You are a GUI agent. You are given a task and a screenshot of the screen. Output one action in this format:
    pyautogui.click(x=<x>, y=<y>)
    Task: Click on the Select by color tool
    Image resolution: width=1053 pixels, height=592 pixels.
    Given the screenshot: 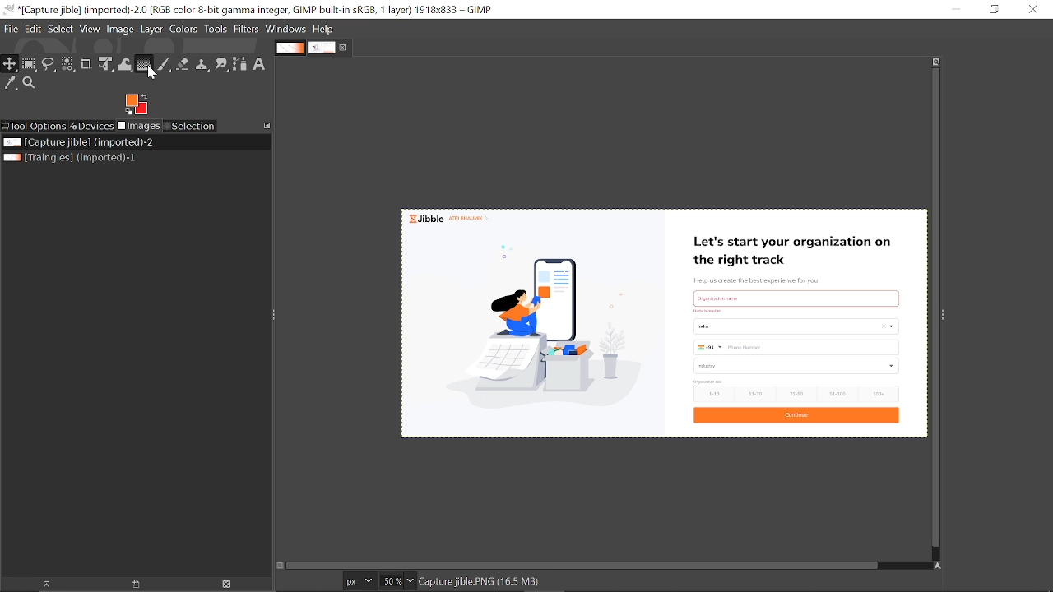 What is the action you would take?
    pyautogui.click(x=68, y=63)
    